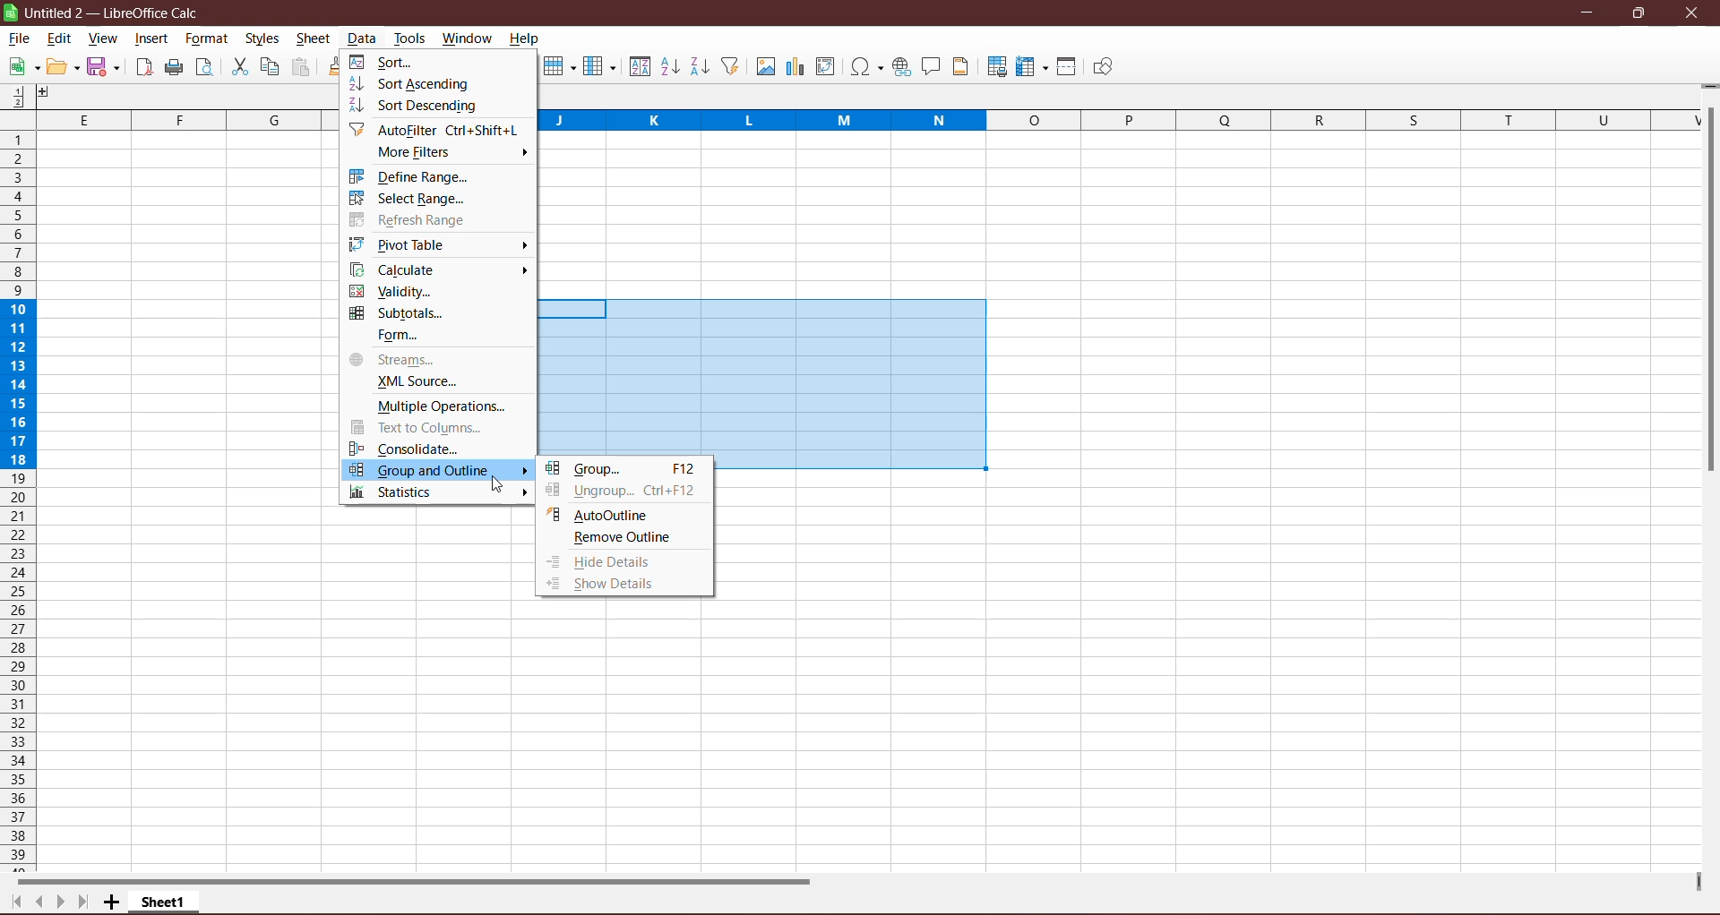  What do you see at coordinates (56, 900) in the screenshot?
I see `Scroll to next page` at bounding box center [56, 900].